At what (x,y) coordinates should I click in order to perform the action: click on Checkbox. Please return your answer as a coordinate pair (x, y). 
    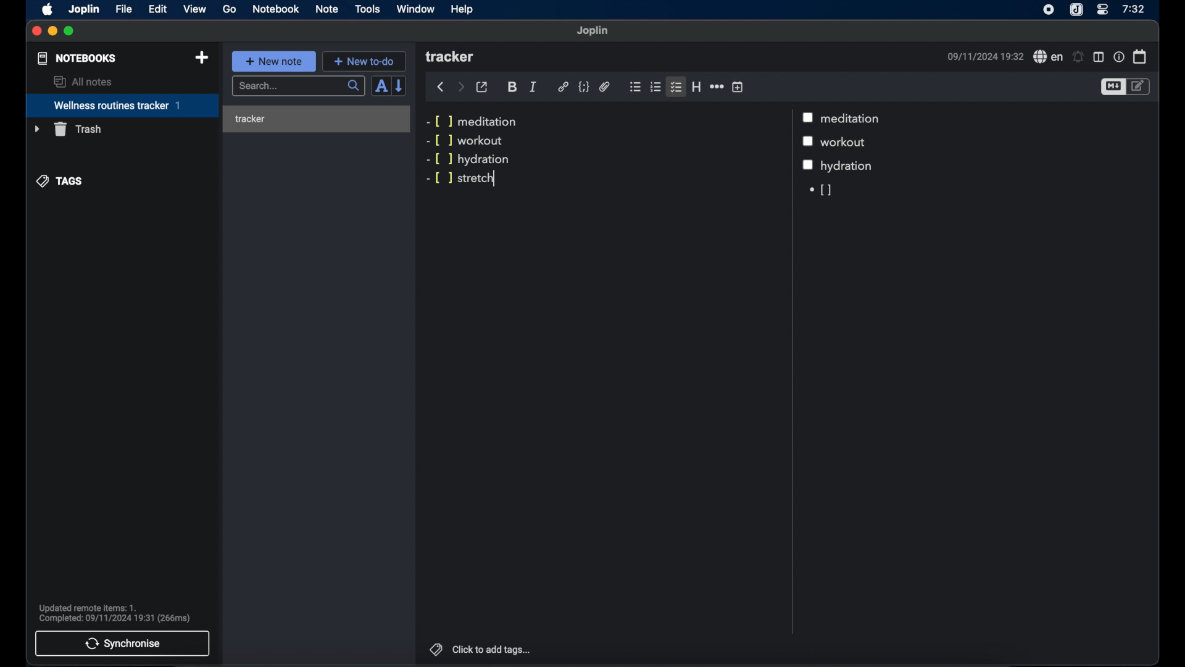
    Looking at the image, I should click on (808, 165).